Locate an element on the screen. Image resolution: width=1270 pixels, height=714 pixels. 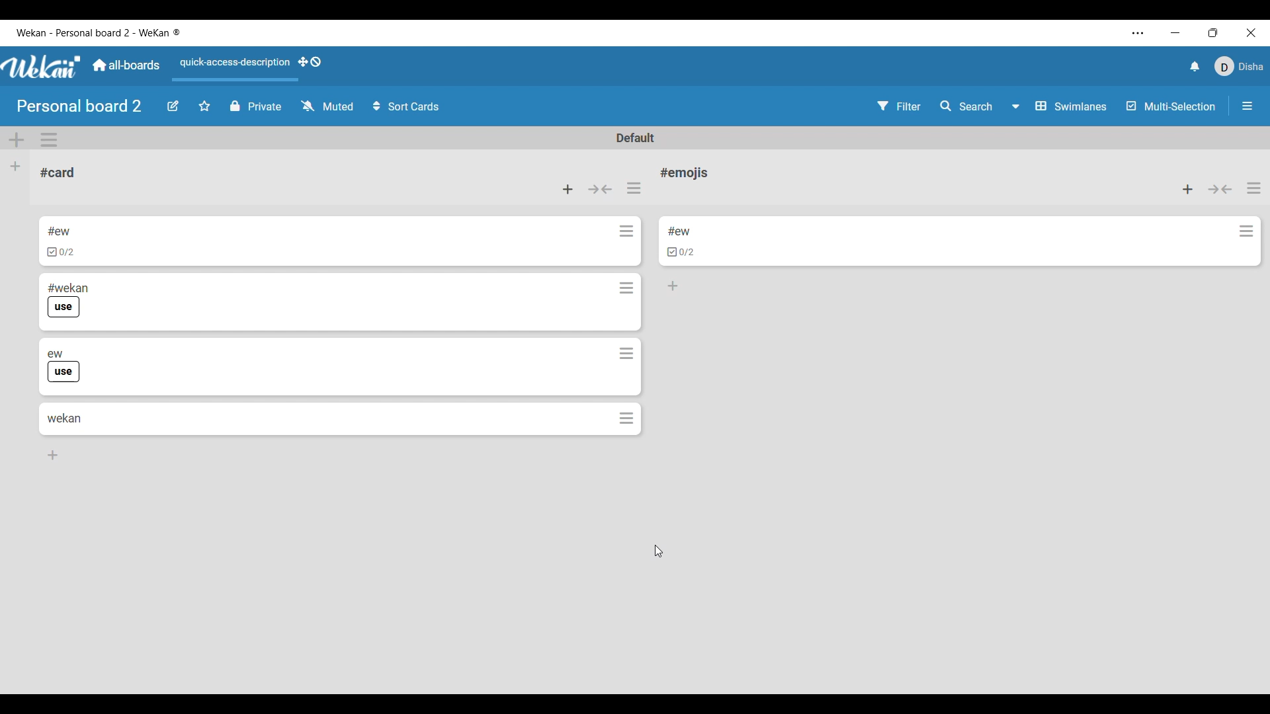
Quick access description is located at coordinates (233, 68).